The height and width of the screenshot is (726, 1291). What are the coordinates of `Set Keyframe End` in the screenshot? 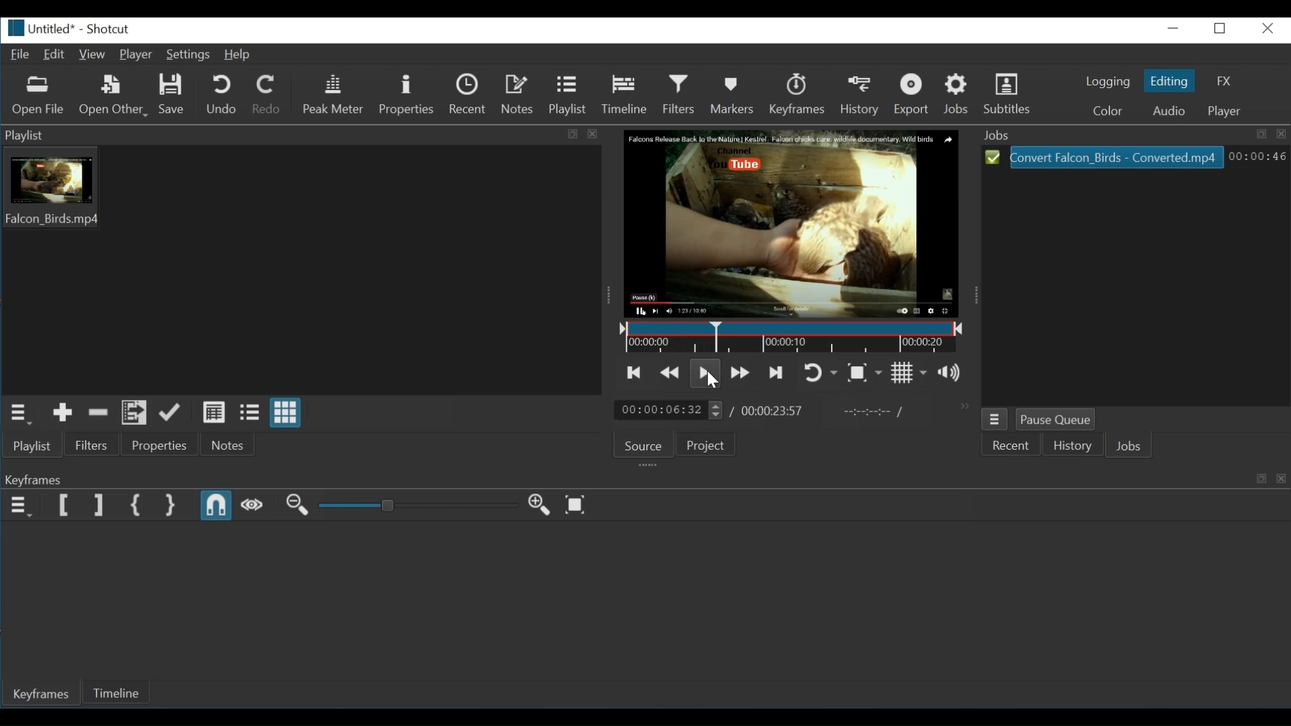 It's located at (99, 505).